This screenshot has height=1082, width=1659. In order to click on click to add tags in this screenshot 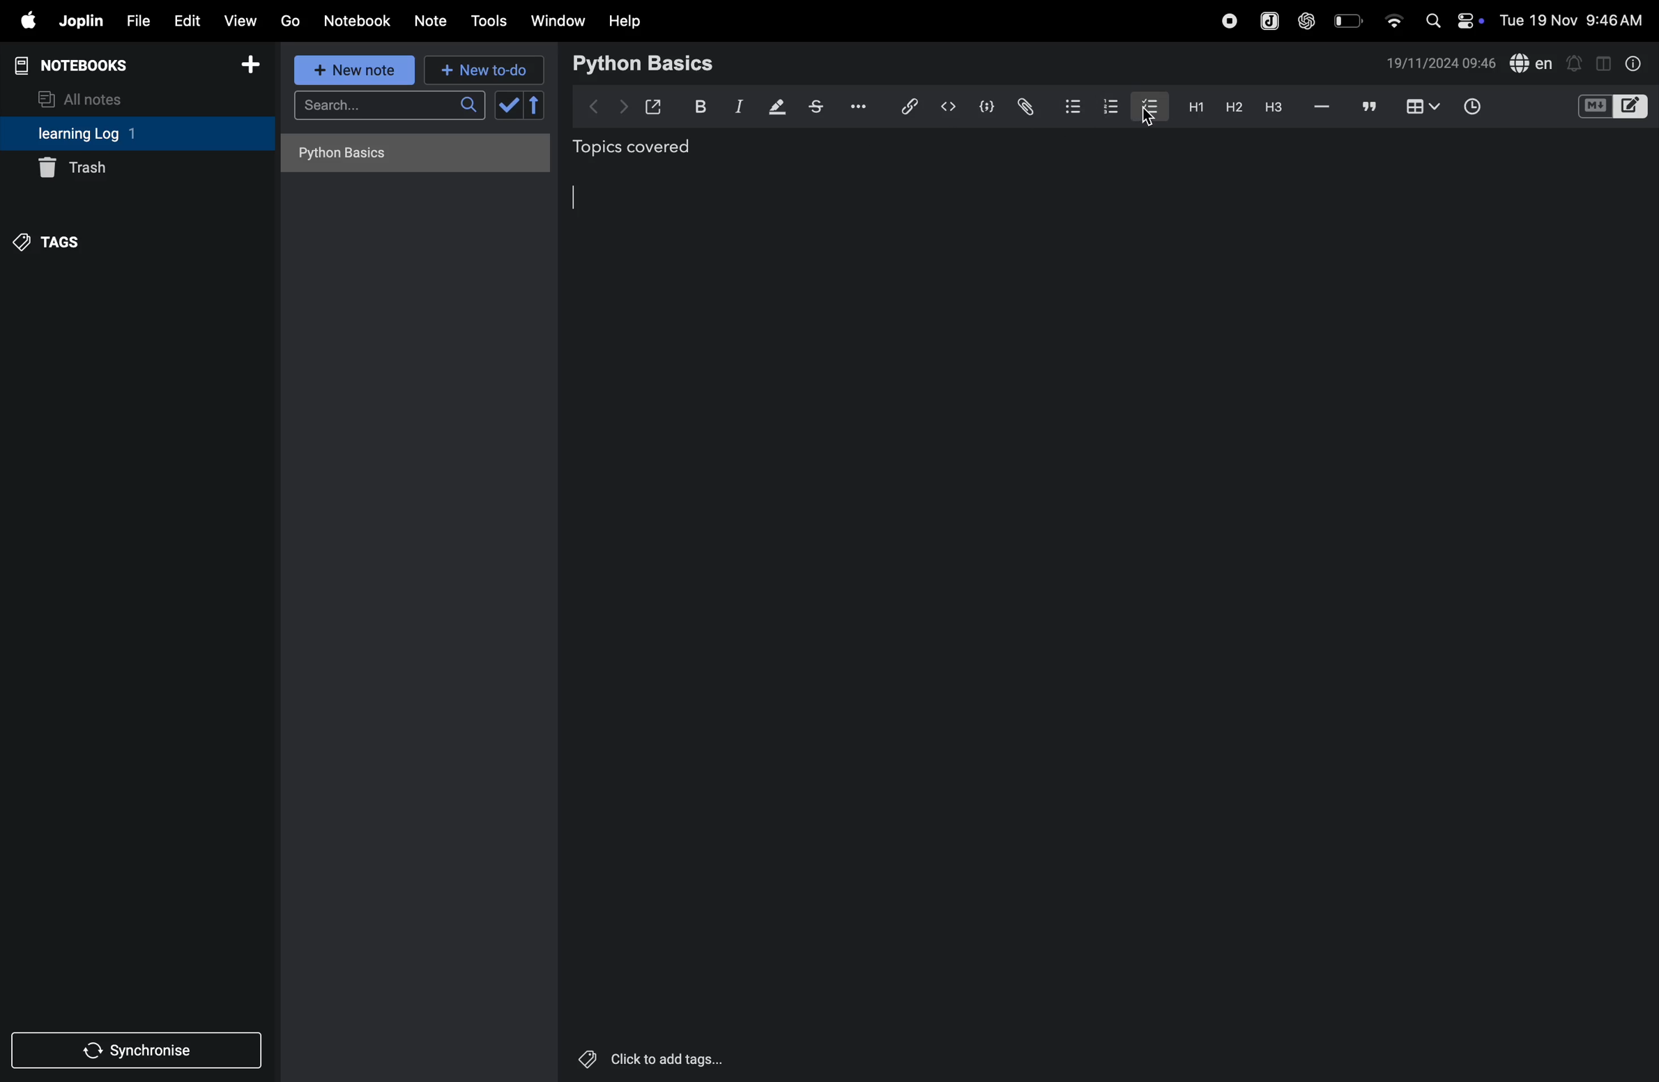, I will do `click(651, 1060)`.